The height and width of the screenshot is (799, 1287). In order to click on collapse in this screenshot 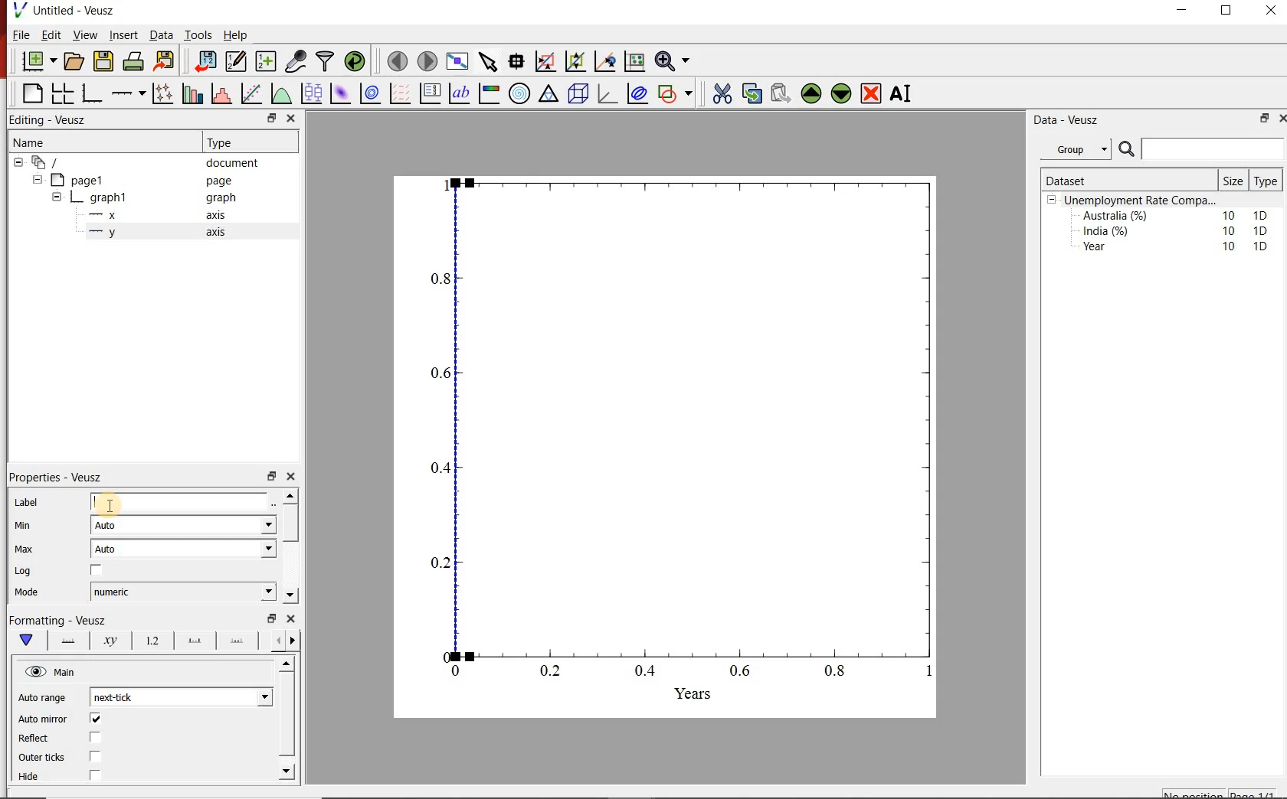, I will do `click(18, 162)`.